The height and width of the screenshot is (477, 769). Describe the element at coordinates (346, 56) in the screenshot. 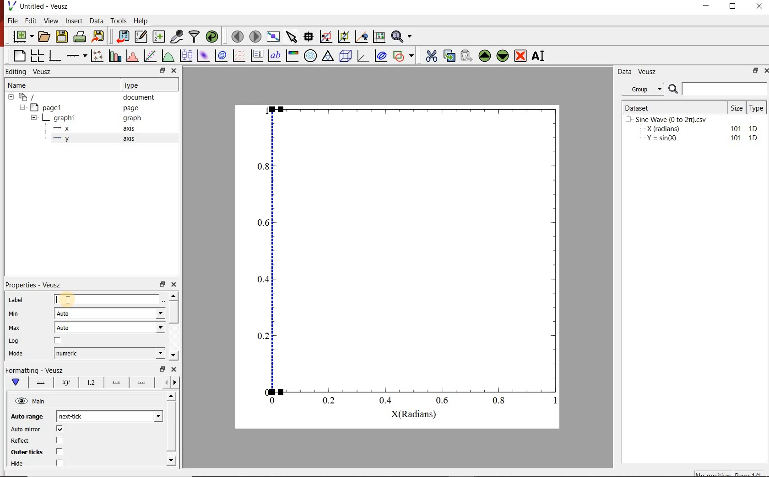

I see `3d scene` at that location.